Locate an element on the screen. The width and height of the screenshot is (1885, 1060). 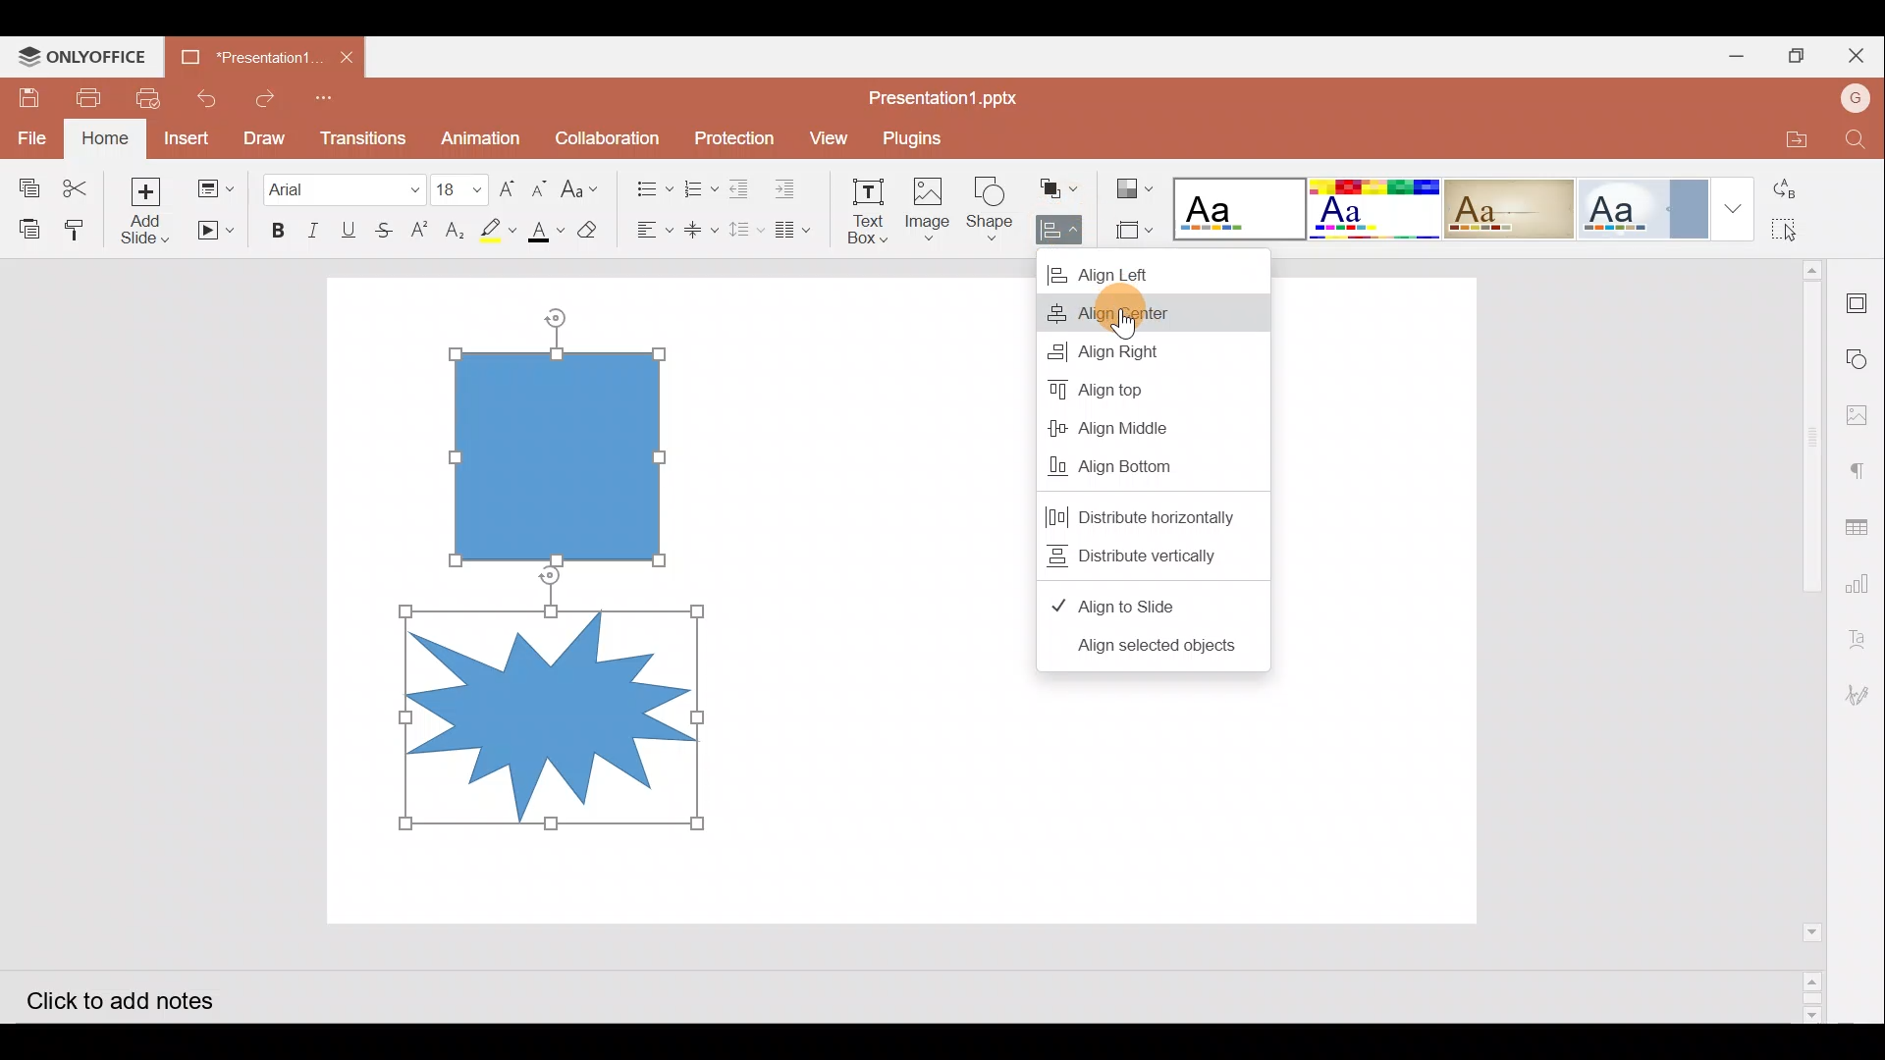
Align left is located at coordinates (1151, 267).